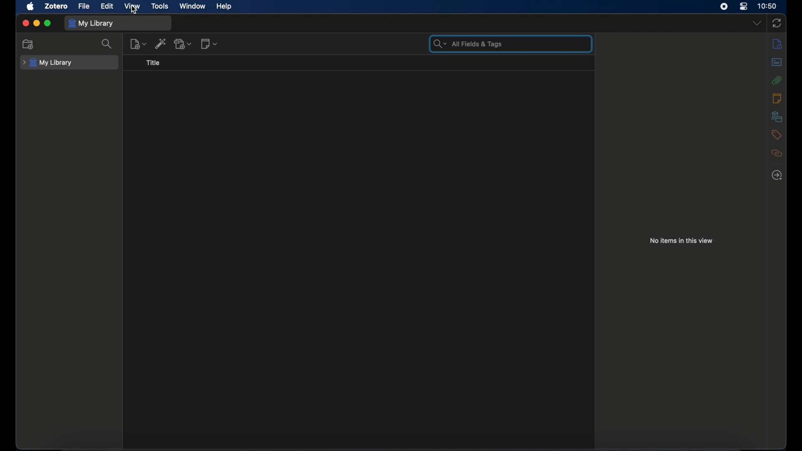 The width and height of the screenshot is (802, 451). Describe the element at coordinates (153, 63) in the screenshot. I see `title` at that location.